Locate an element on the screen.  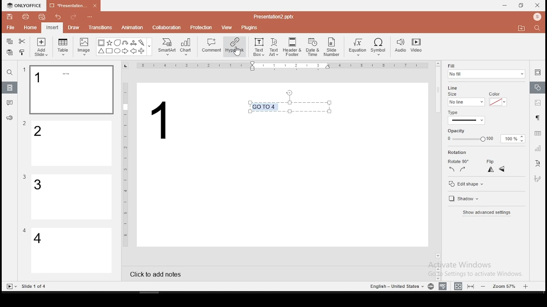
undo is located at coordinates (58, 17).